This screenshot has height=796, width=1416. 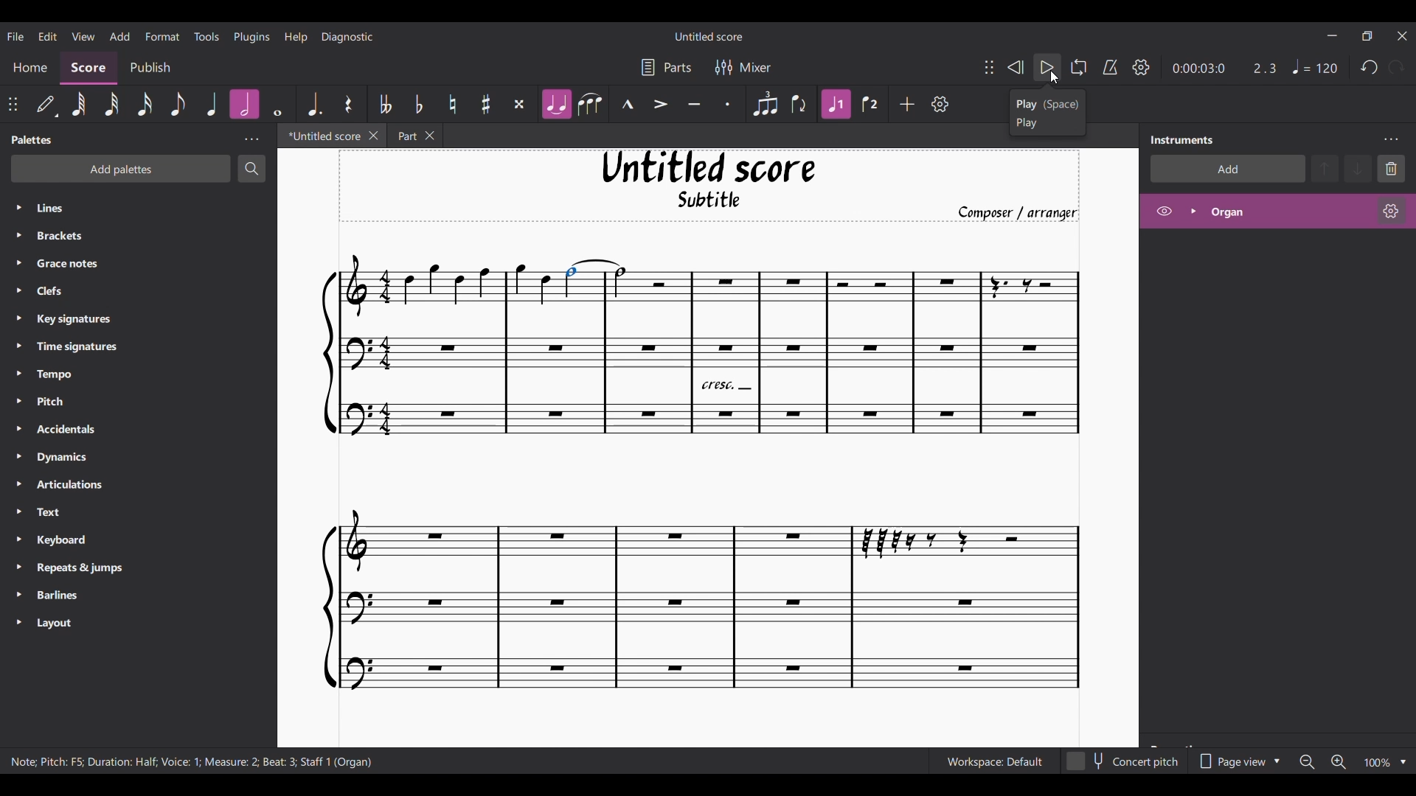 What do you see at coordinates (251, 36) in the screenshot?
I see `Plugins menu` at bounding box center [251, 36].